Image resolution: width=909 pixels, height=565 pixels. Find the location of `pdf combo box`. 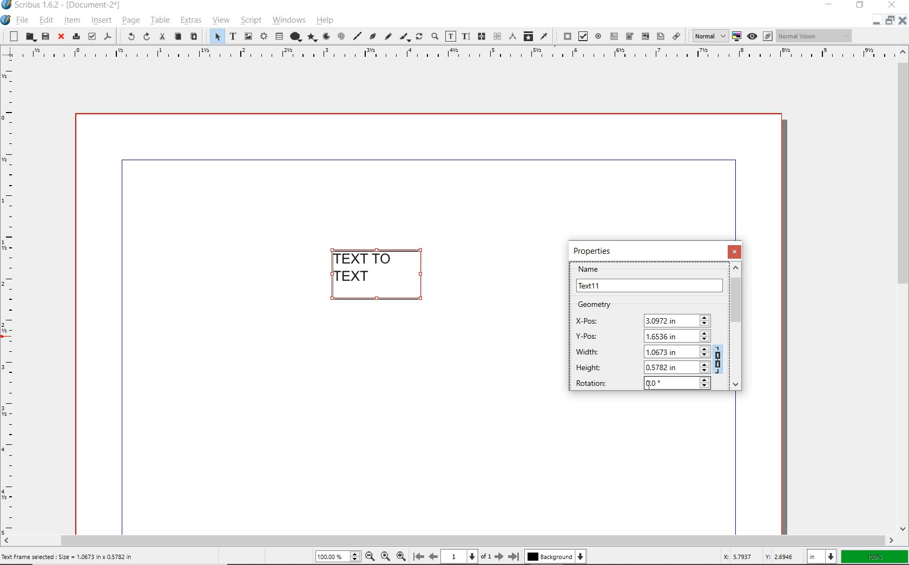

pdf combo box is located at coordinates (645, 37).